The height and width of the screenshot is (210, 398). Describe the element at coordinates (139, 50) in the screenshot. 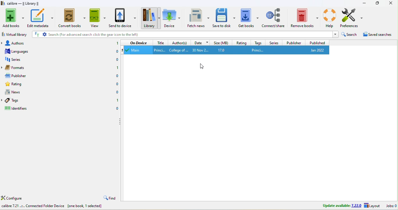

I see `main` at that location.